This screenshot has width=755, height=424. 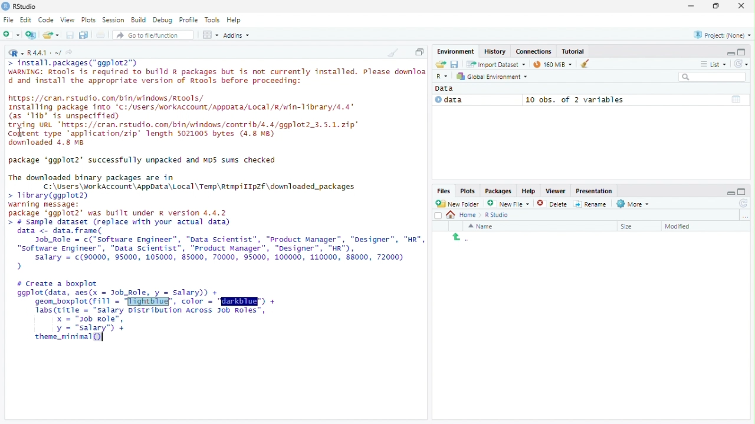 I want to click on Sort by name, so click(x=484, y=226).